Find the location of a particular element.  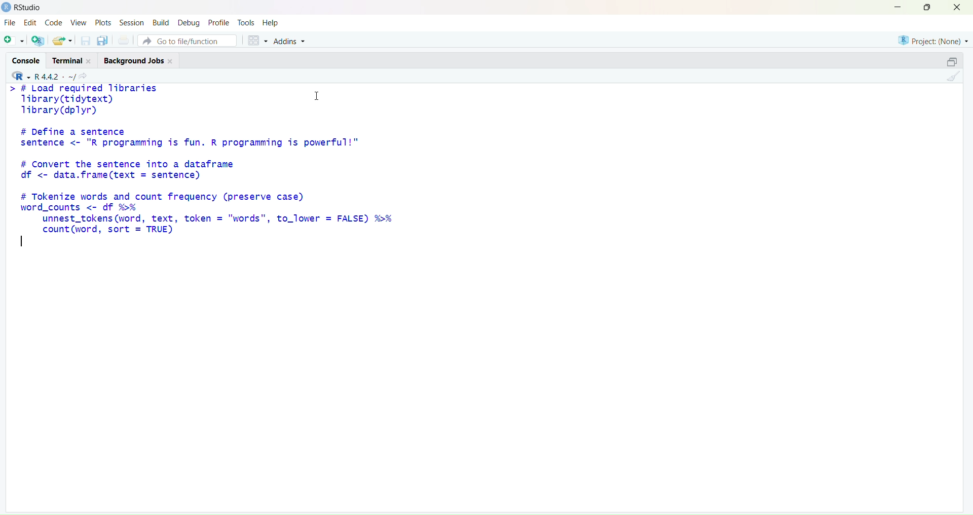

code is located at coordinates (56, 23).